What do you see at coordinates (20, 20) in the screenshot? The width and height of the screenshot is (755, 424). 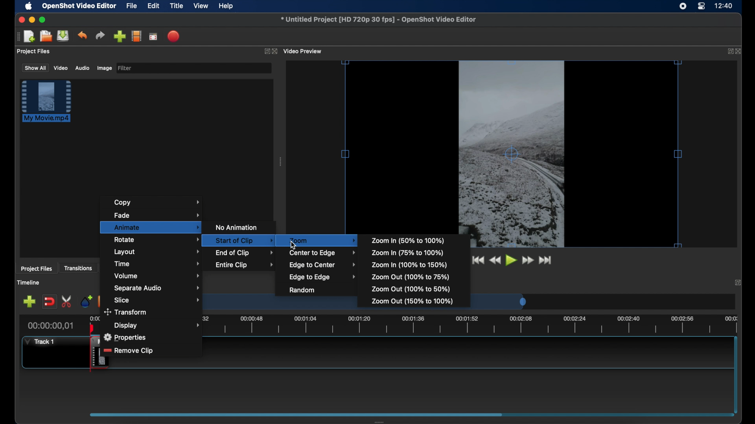 I see `close` at bounding box center [20, 20].